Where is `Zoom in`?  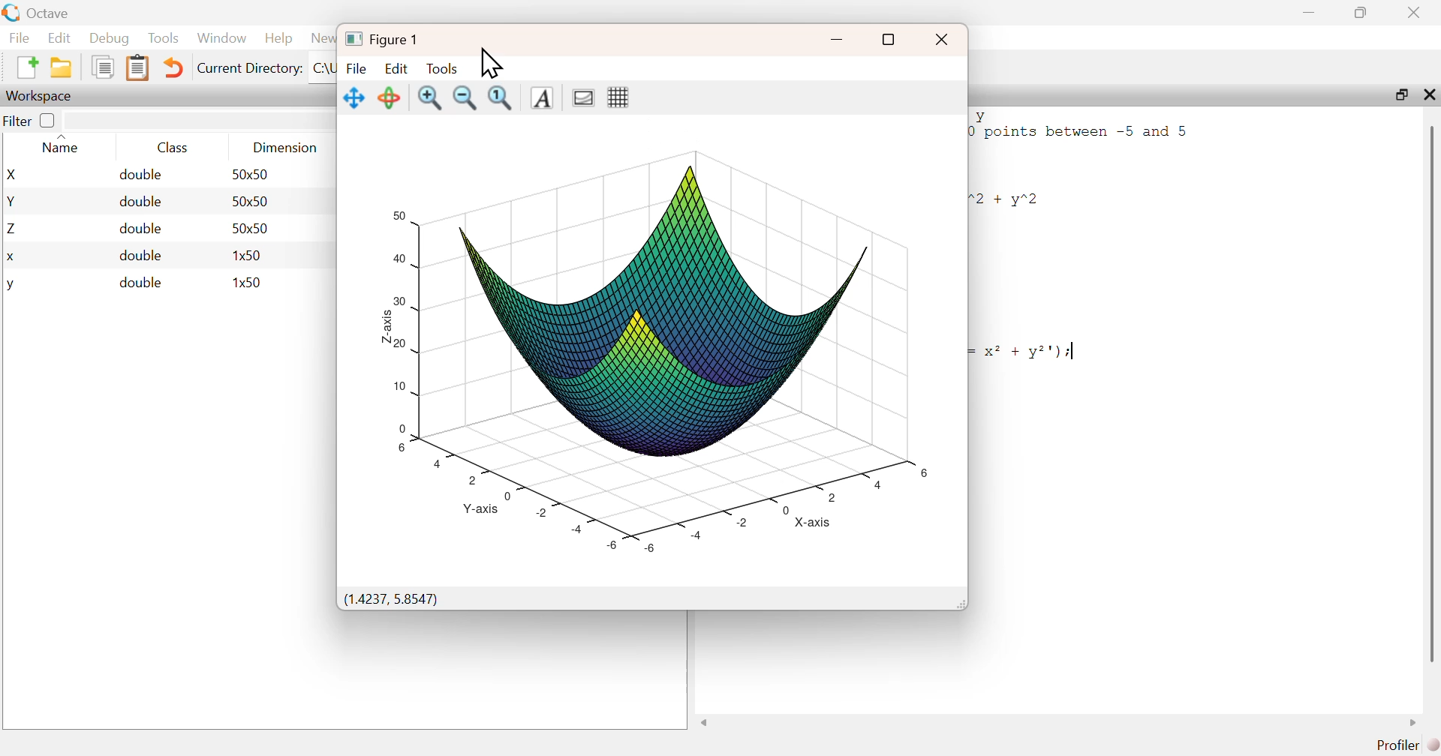
Zoom in is located at coordinates (429, 99).